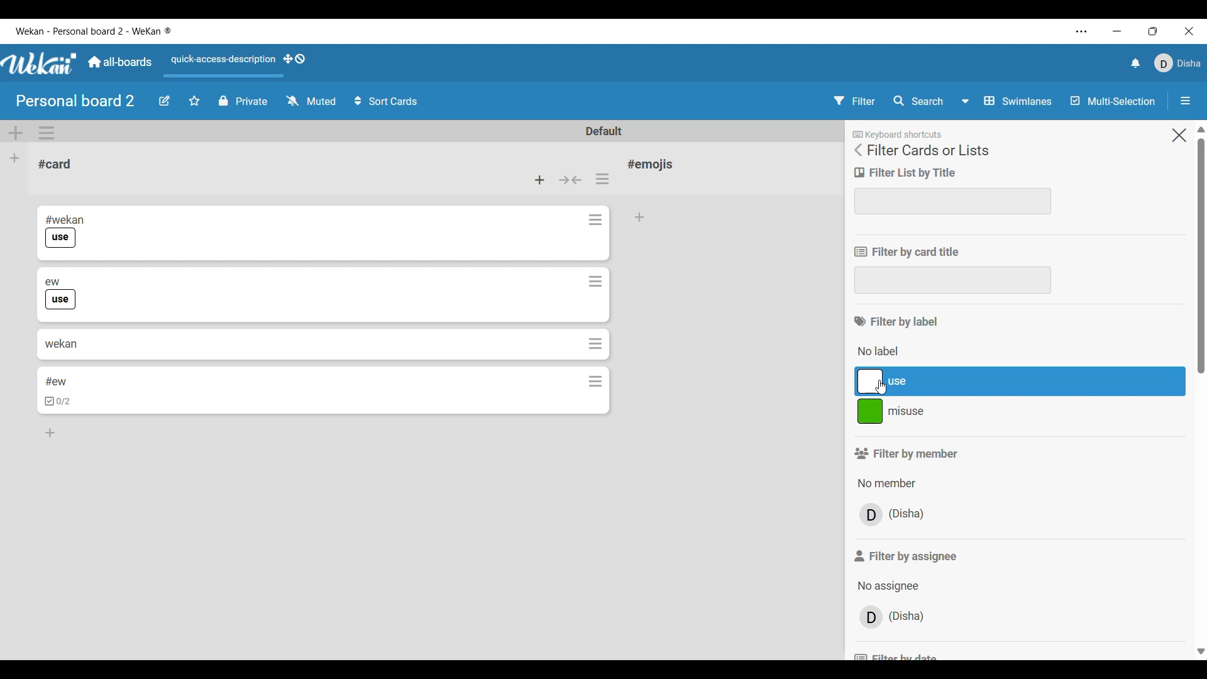  What do you see at coordinates (1179, 135) in the screenshot?
I see `Close setting` at bounding box center [1179, 135].